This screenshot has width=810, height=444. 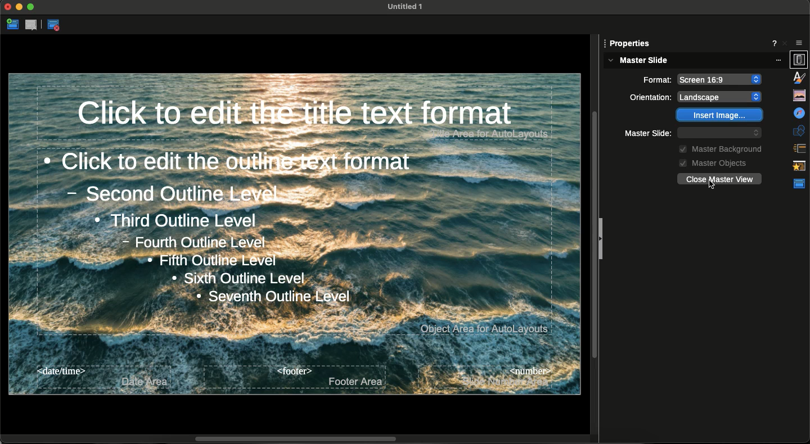 I want to click on Number, so click(x=485, y=377).